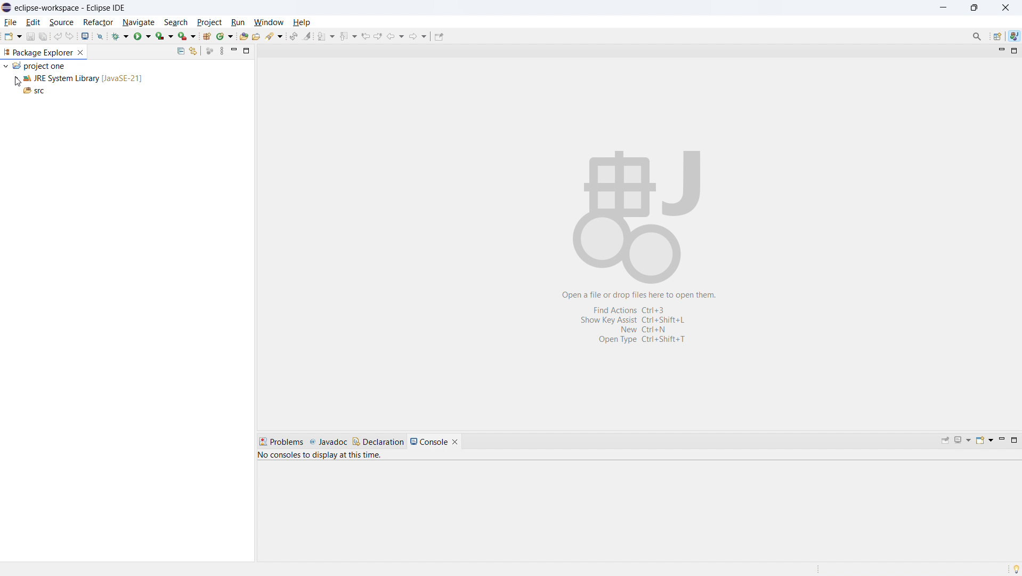  Describe the element at coordinates (6, 7) in the screenshot. I see `logo` at that location.